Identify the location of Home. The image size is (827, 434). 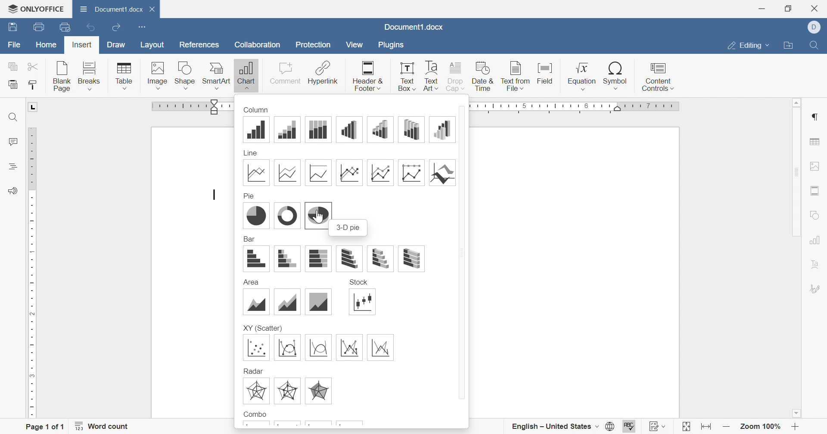
(46, 46).